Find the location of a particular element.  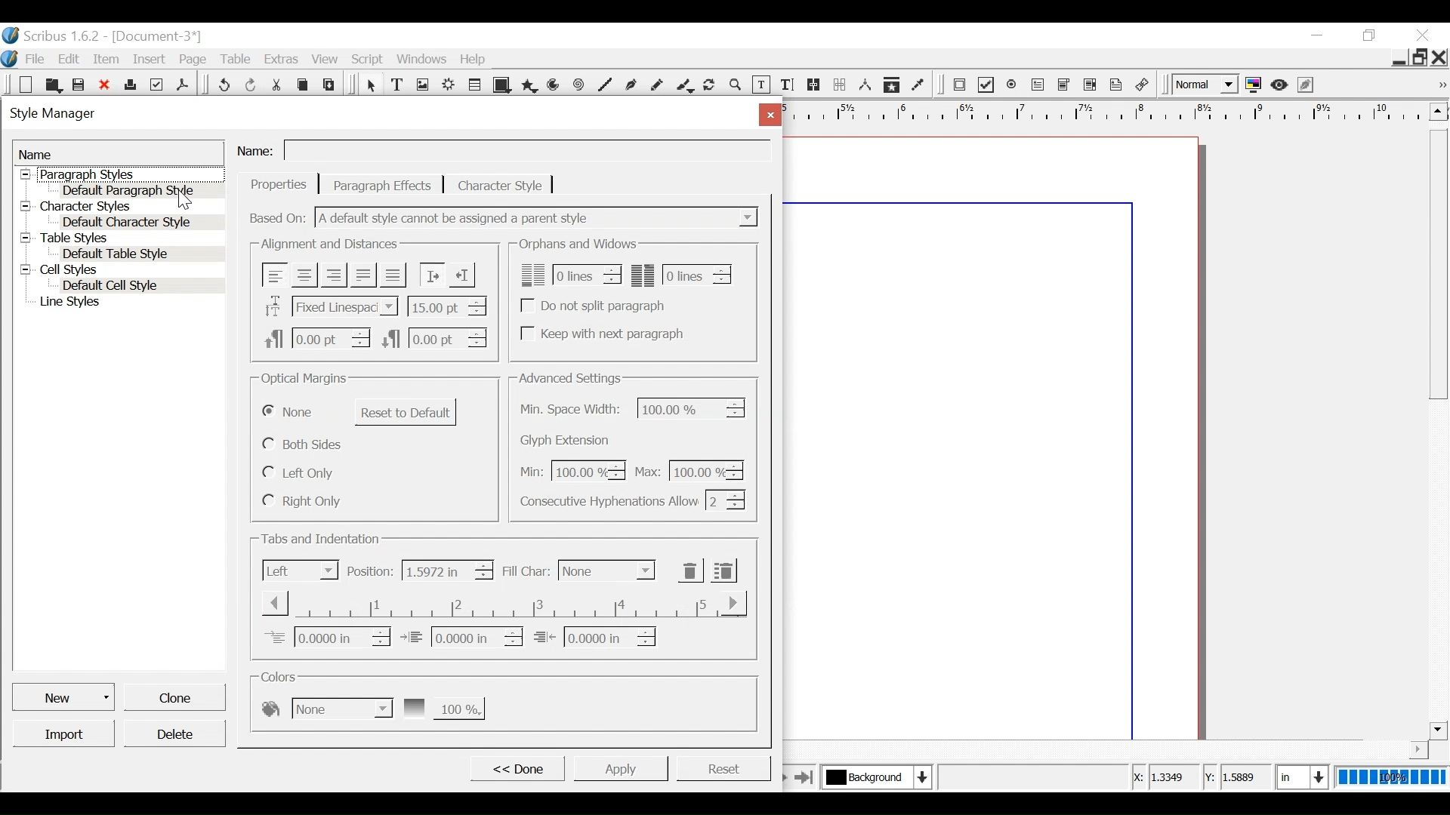

Default Character Styles is located at coordinates (141, 223).